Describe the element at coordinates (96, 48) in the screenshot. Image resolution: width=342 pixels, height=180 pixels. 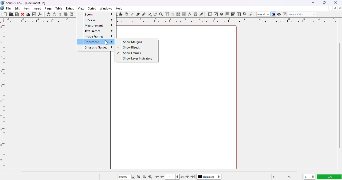
I see `grids and guides` at that location.